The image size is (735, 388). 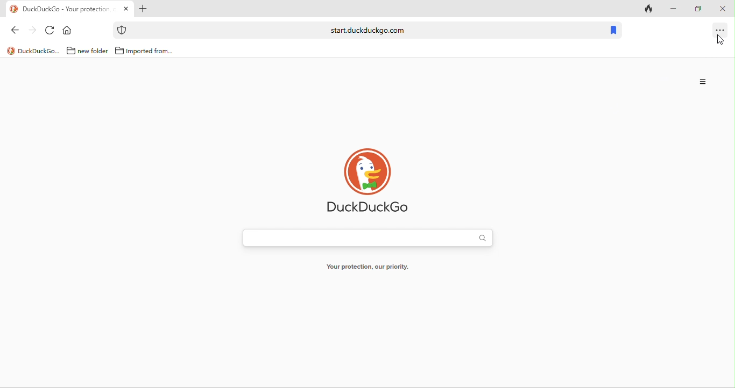 I want to click on maximize, so click(x=699, y=8).